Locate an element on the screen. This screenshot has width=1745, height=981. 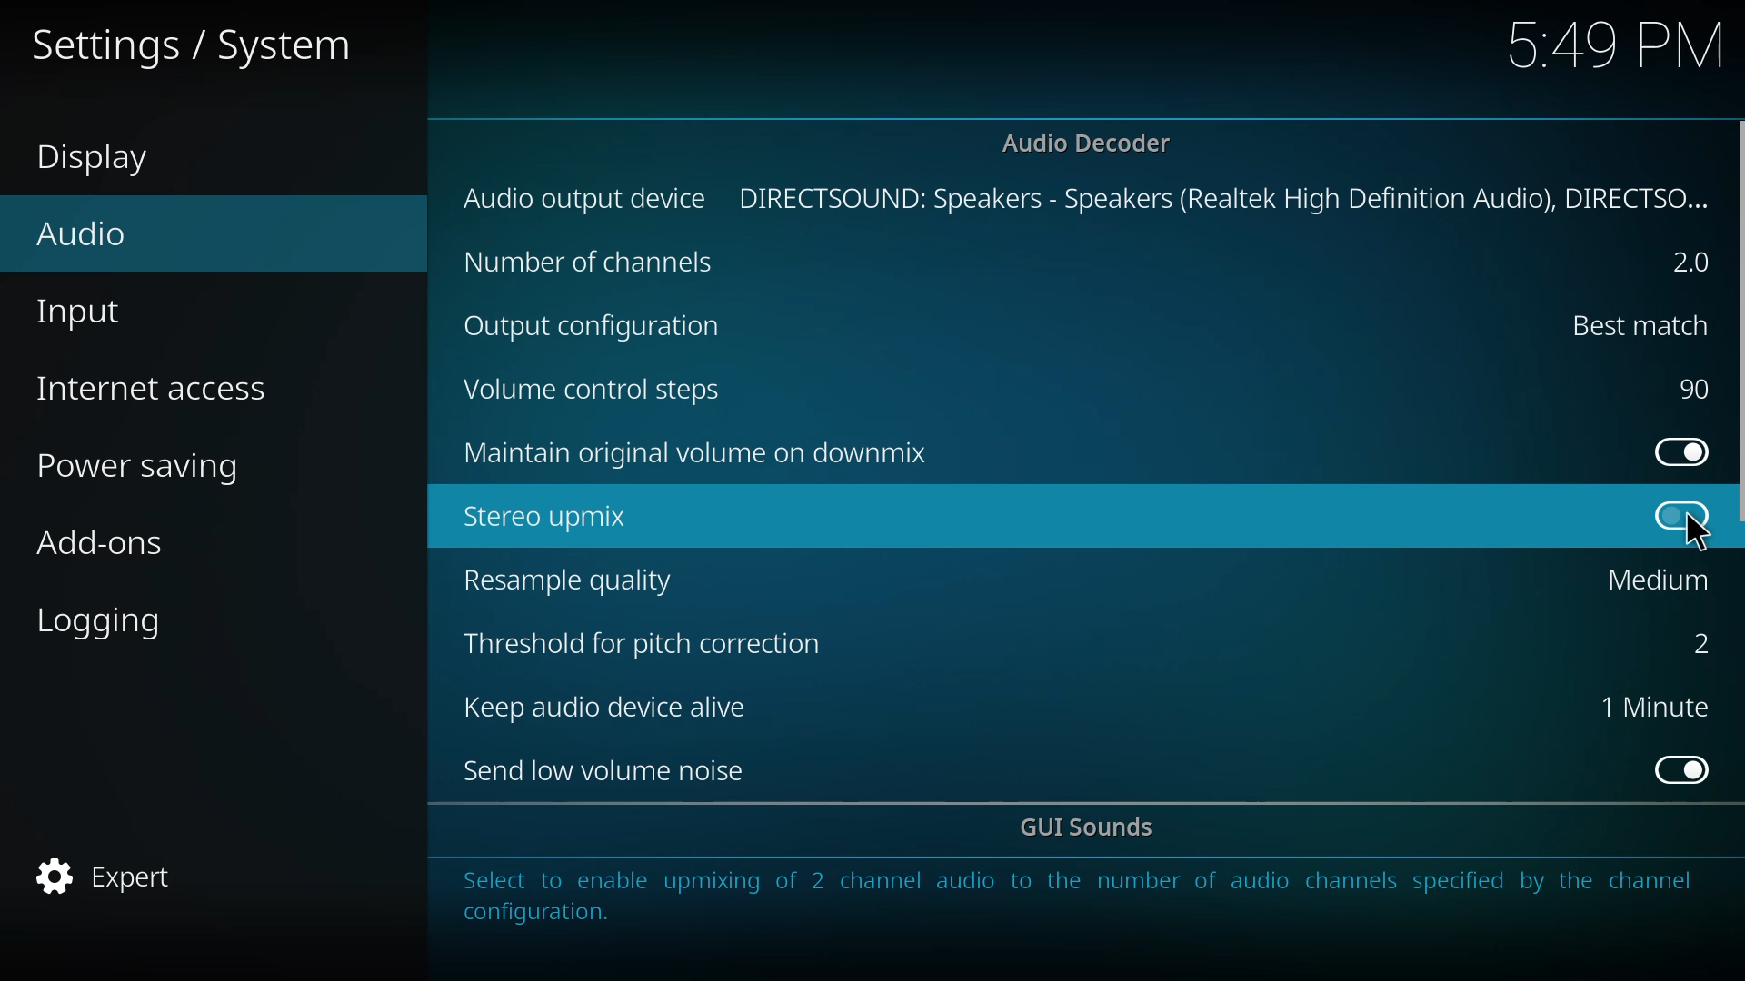
resample quality is located at coordinates (583, 580).